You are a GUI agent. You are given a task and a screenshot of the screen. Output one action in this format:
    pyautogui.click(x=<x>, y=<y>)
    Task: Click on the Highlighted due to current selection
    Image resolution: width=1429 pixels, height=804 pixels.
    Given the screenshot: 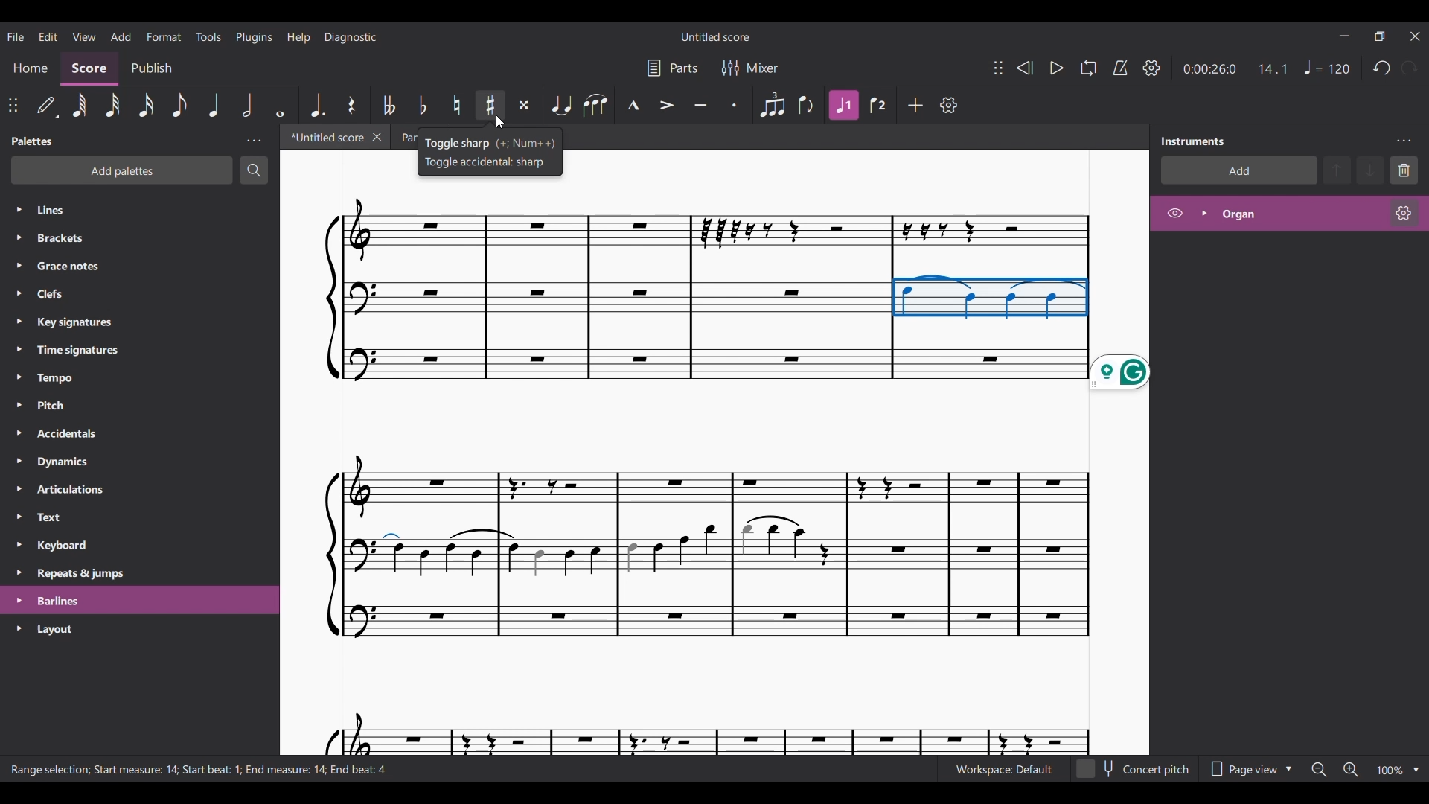 What is the action you would take?
    pyautogui.click(x=1288, y=214)
    